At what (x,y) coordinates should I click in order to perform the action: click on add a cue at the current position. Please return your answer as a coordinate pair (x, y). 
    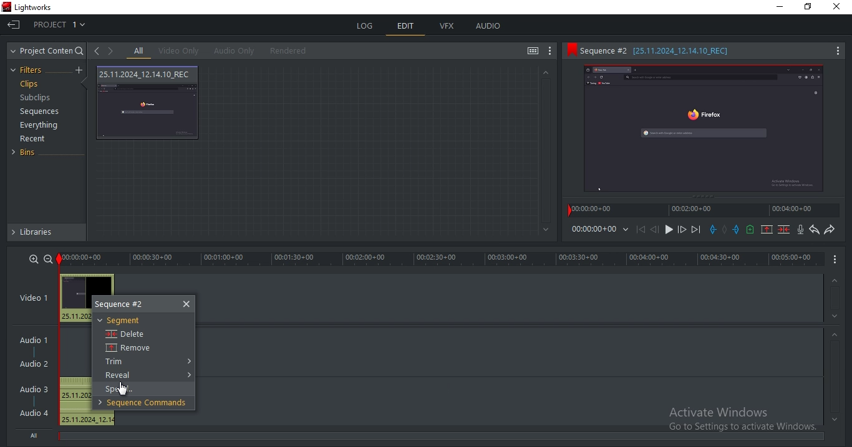
    Looking at the image, I should click on (750, 229).